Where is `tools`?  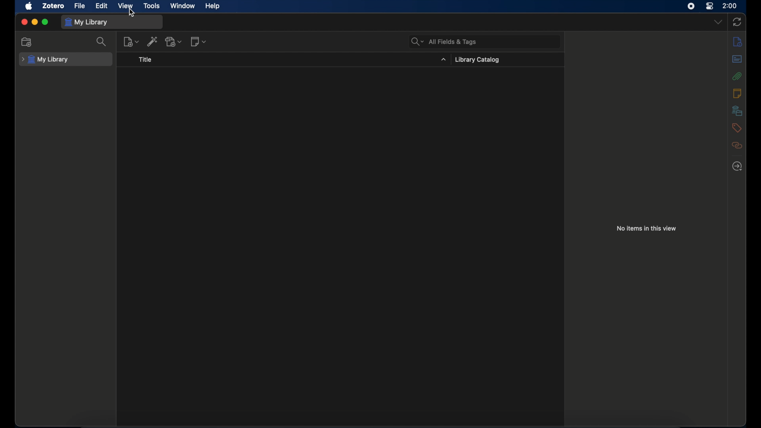
tools is located at coordinates (152, 6).